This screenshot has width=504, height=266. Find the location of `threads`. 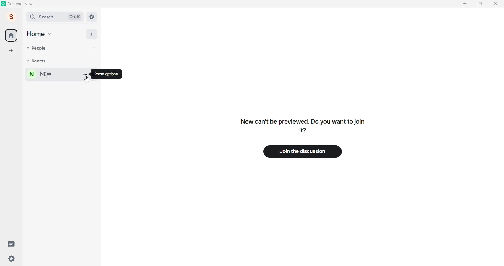

threads is located at coordinates (13, 245).